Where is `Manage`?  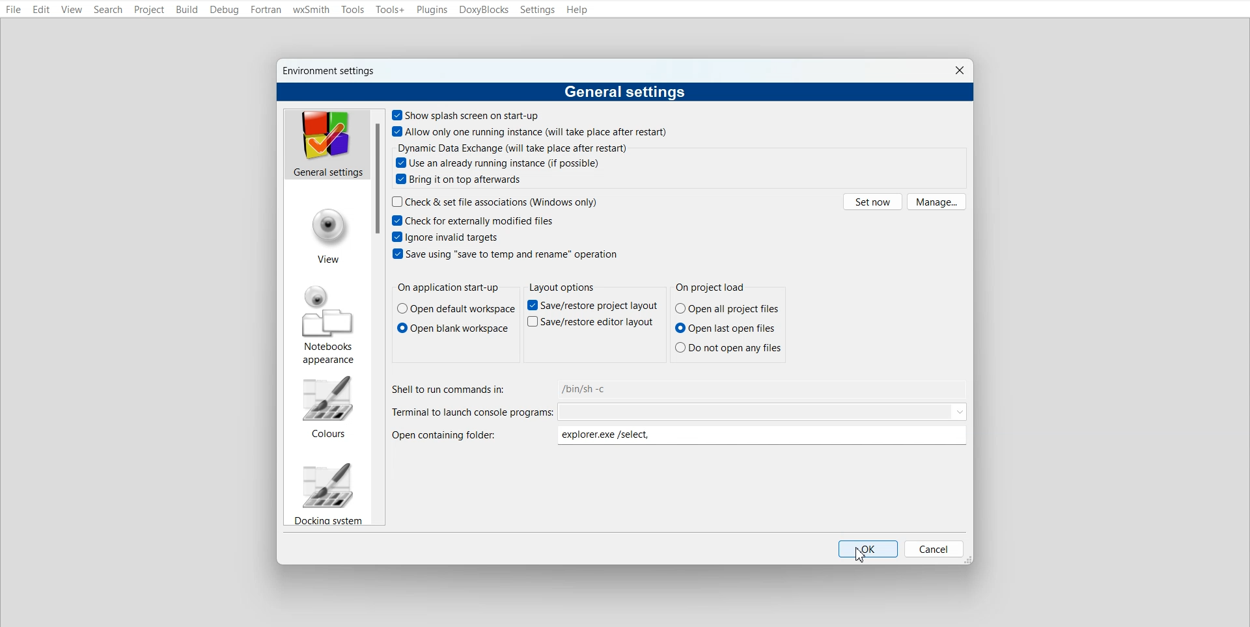 Manage is located at coordinates (937, 202).